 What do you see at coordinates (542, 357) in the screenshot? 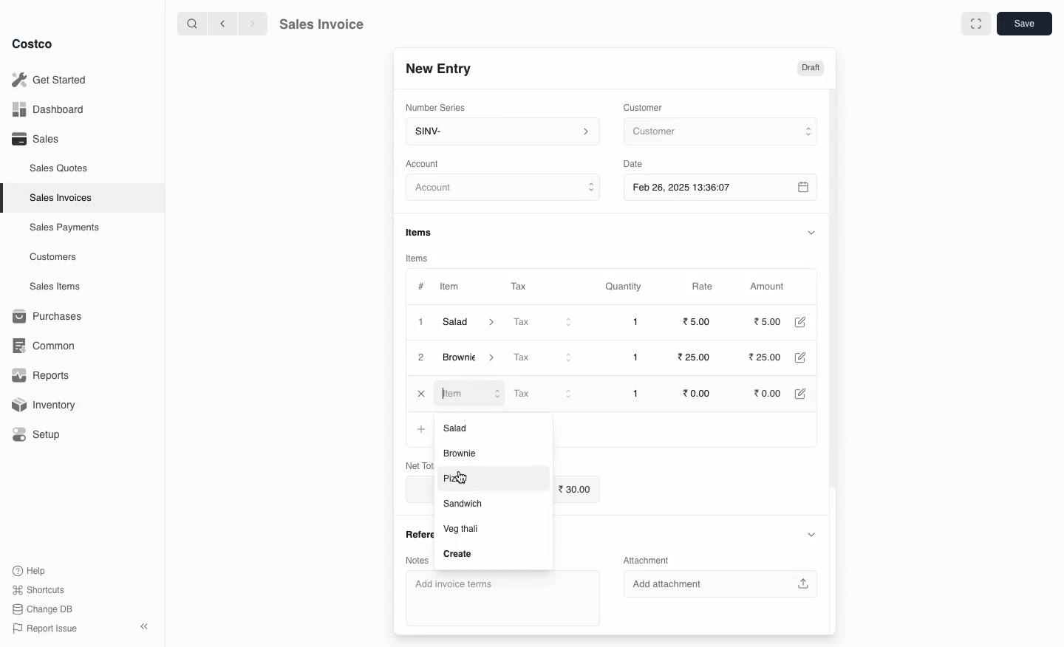
I see `Tax` at bounding box center [542, 357].